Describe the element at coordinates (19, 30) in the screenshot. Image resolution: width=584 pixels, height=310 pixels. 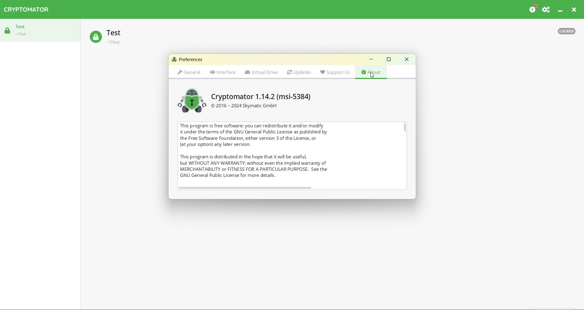
I see `Test` at that location.